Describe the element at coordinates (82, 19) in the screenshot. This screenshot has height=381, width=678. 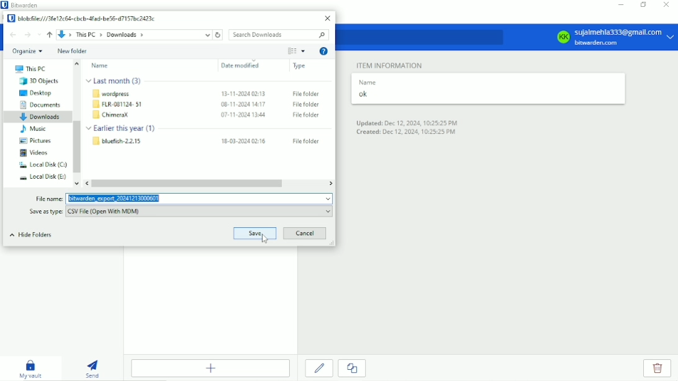
I see `blob:file///3fe12c64-cbcb-4fad-be56-d7157bc2423c` at that location.